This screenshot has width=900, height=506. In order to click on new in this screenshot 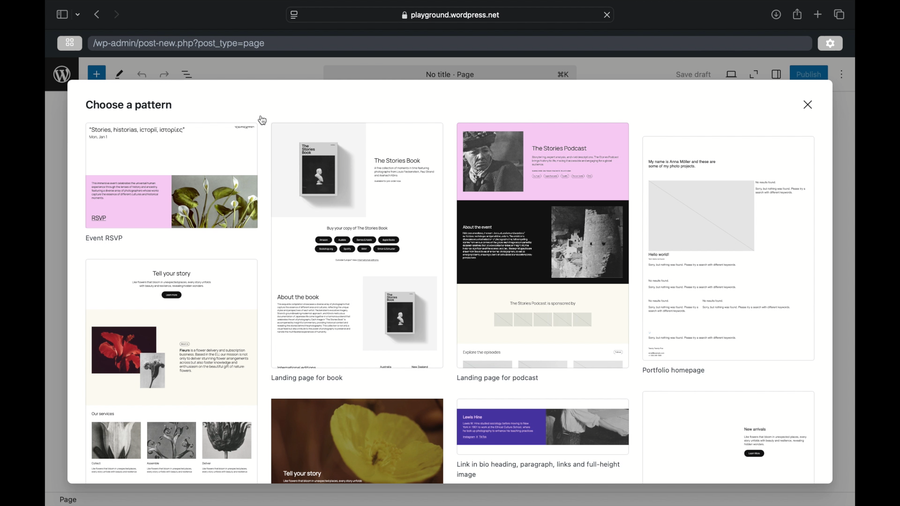, I will do `click(96, 74)`.